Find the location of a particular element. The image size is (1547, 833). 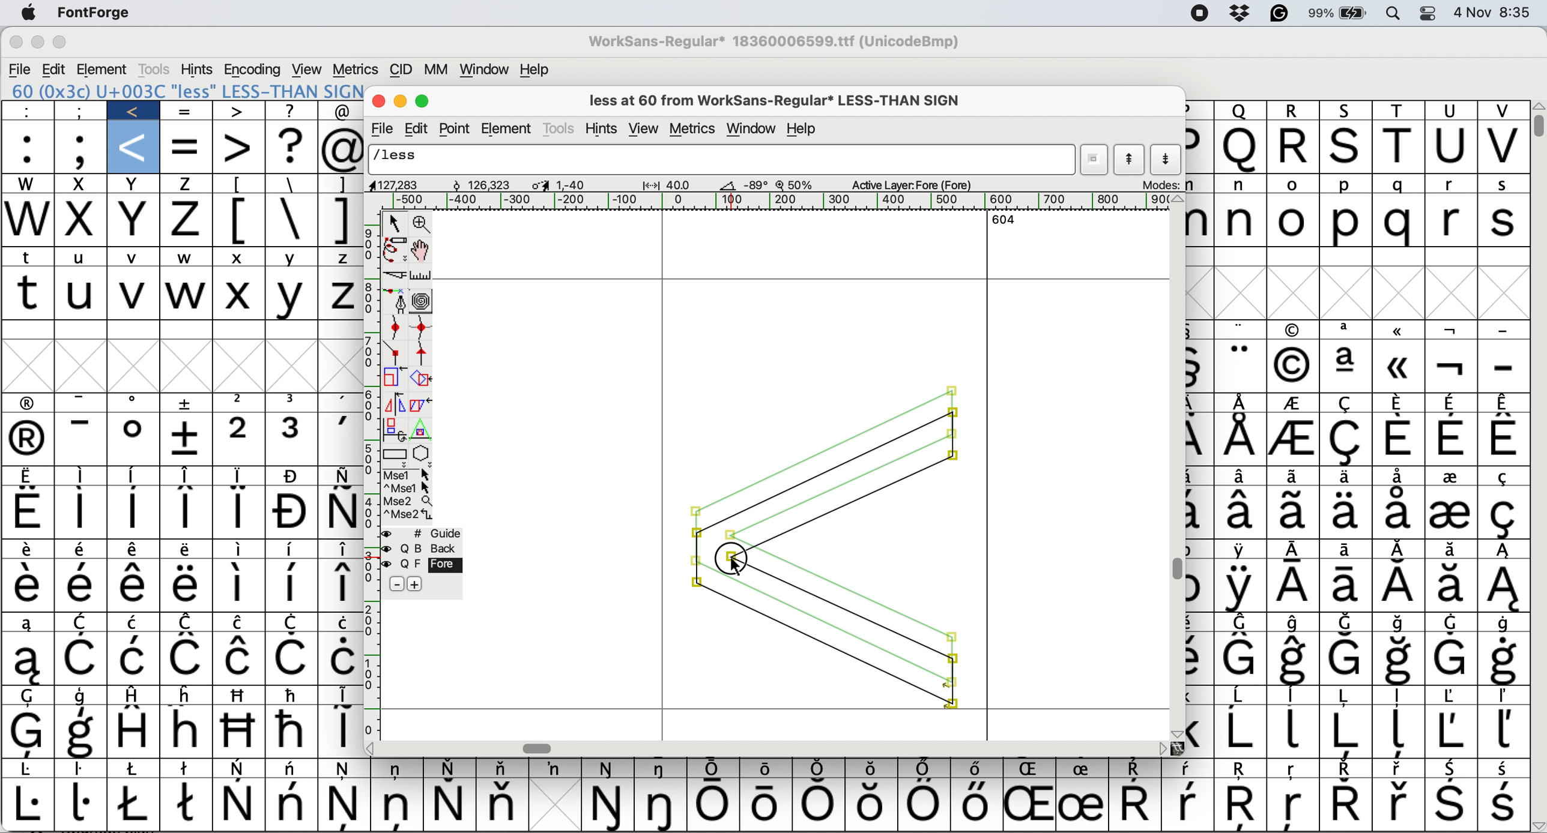

add a point and drag it out is located at coordinates (396, 301).